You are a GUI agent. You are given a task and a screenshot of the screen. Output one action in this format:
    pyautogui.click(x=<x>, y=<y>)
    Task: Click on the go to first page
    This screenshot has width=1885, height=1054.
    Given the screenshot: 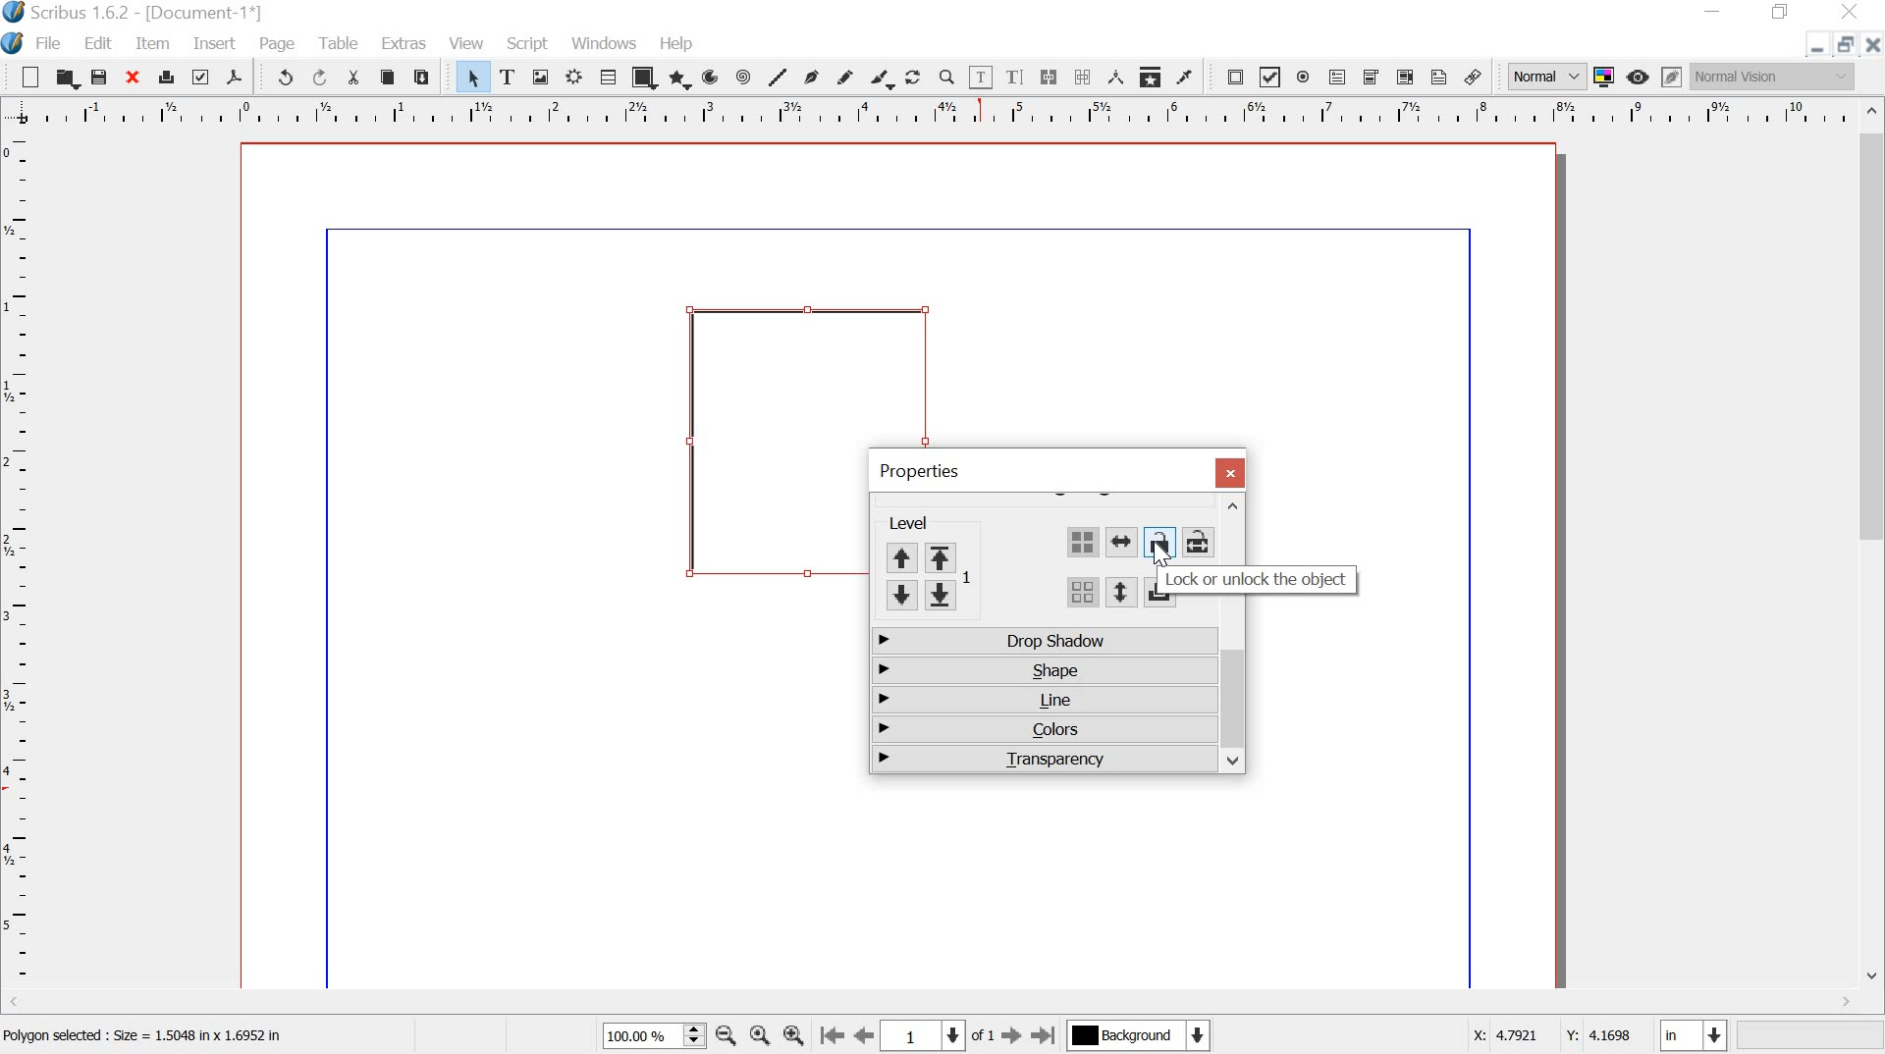 What is the action you would take?
    pyautogui.click(x=832, y=1035)
    